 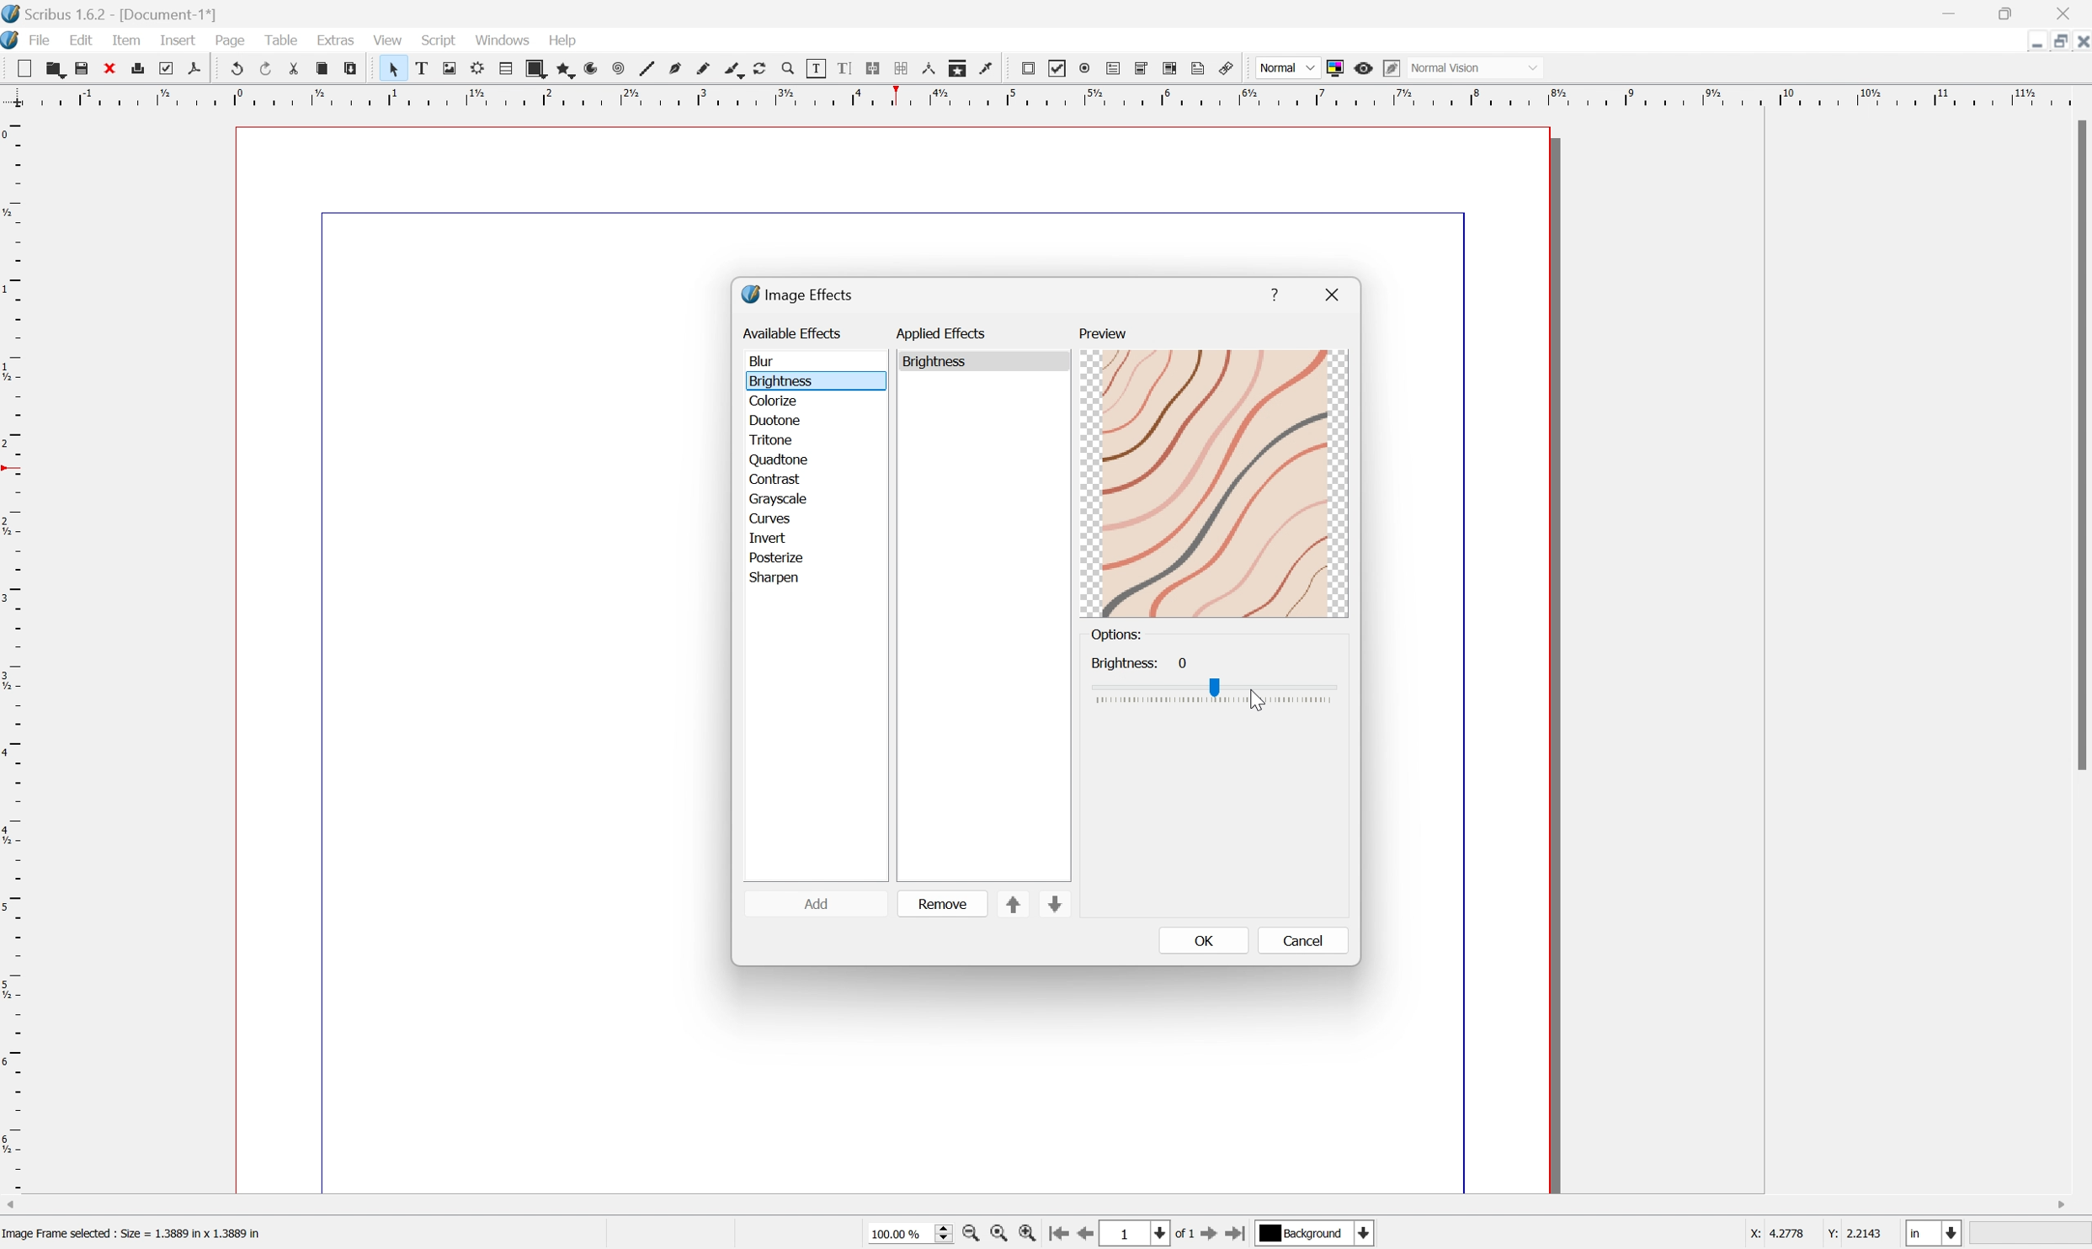 What do you see at coordinates (126, 39) in the screenshot?
I see `Item` at bounding box center [126, 39].